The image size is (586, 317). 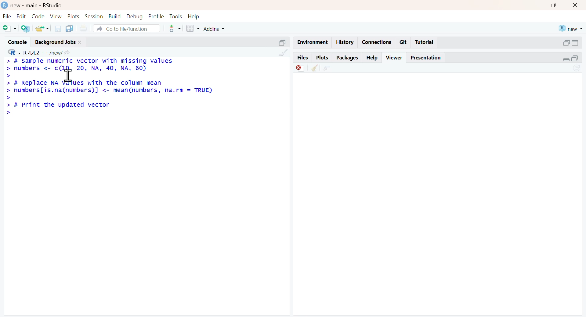 What do you see at coordinates (194, 17) in the screenshot?
I see `help` at bounding box center [194, 17].